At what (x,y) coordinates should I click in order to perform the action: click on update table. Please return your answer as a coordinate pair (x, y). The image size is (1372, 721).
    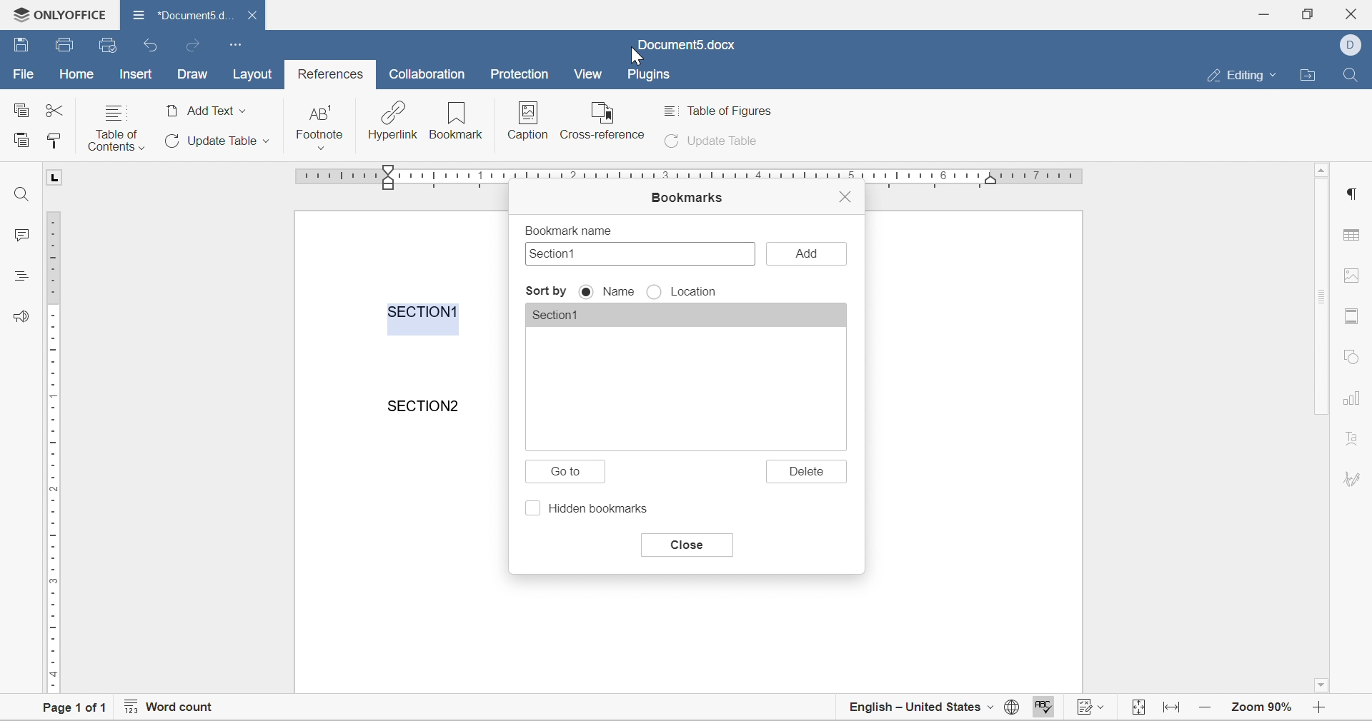
    Looking at the image, I should click on (214, 141).